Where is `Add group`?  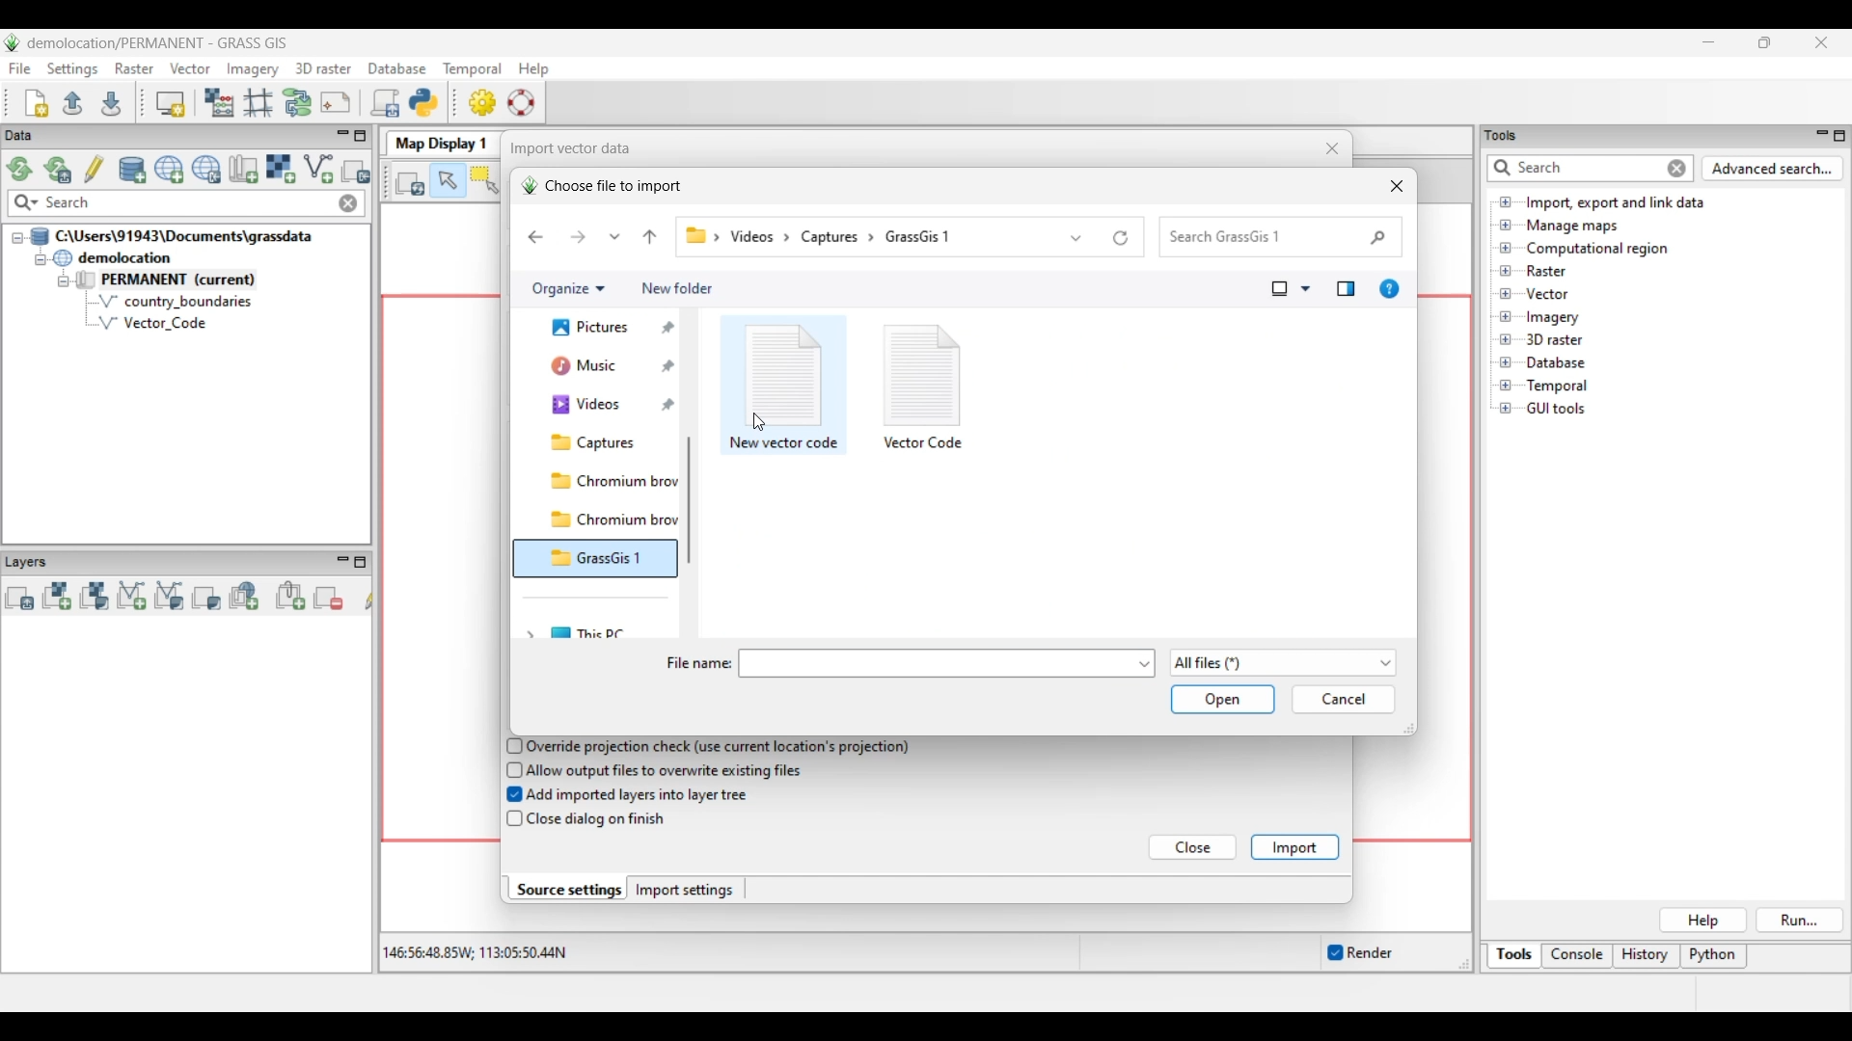 Add group is located at coordinates (290, 596).